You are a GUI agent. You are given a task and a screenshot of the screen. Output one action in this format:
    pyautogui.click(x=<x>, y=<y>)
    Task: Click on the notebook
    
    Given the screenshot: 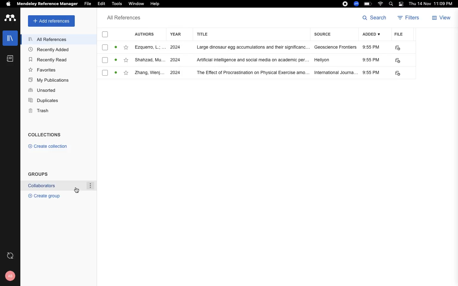 What is the action you would take?
    pyautogui.click(x=8, y=60)
    